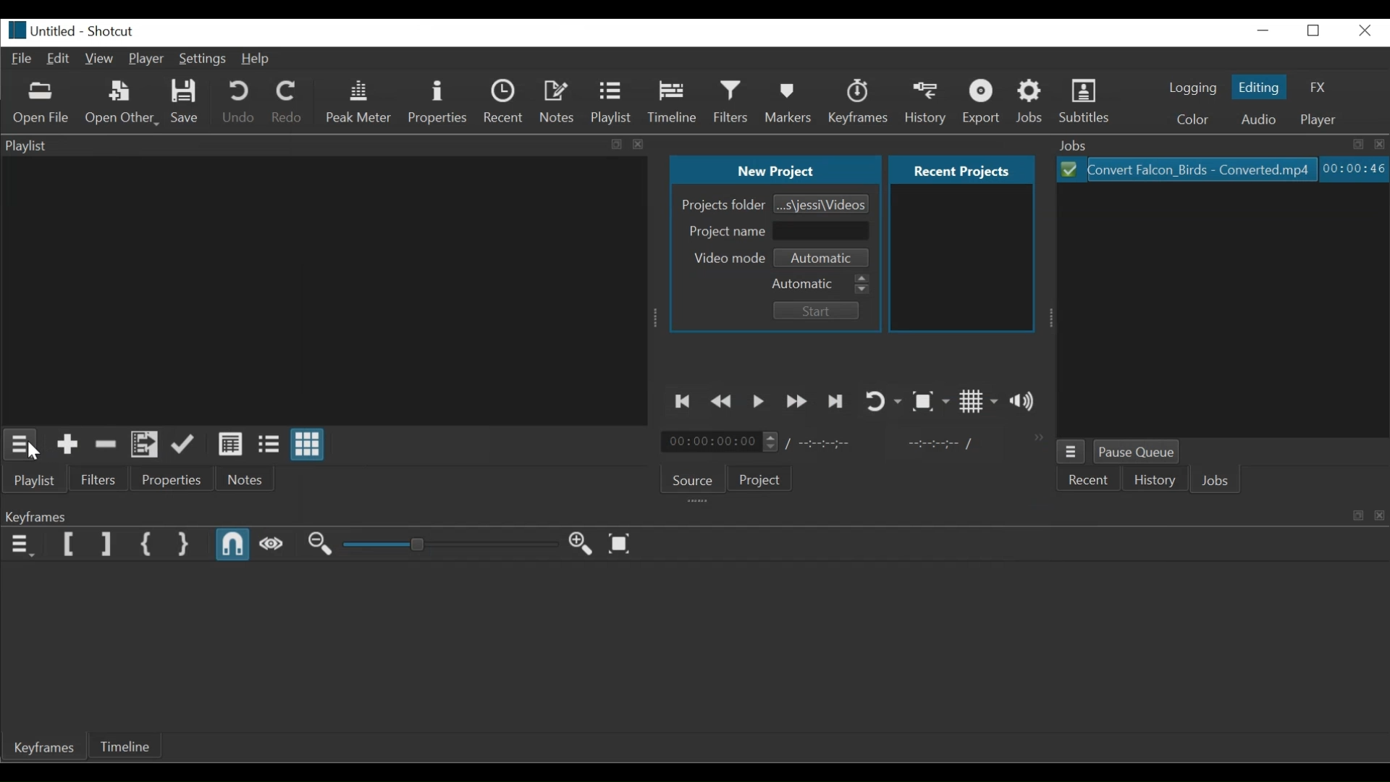 This screenshot has width=1390, height=782. Describe the element at coordinates (681, 400) in the screenshot. I see `Skip to the previous point` at that location.